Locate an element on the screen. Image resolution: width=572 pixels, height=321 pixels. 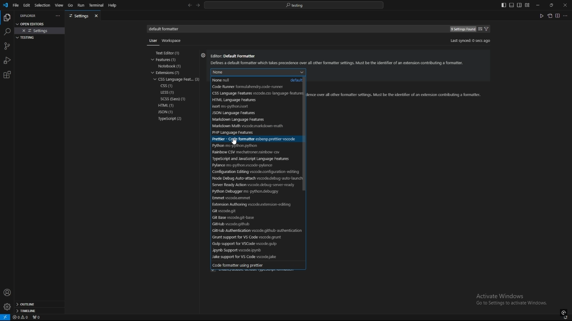
typescript is located at coordinates (170, 119).